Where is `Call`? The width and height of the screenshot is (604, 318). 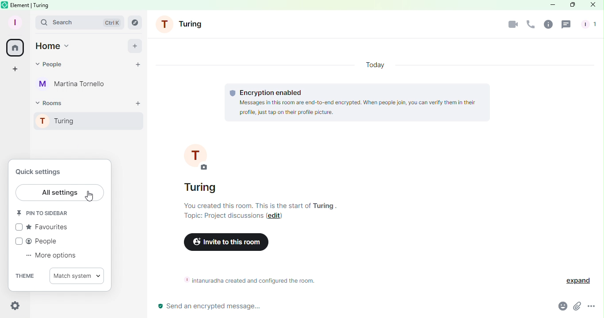 Call is located at coordinates (530, 26).